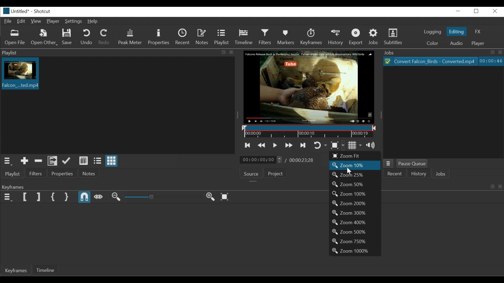 The width and height of the screenshot is (504, 283). I want to click on Recent, so click(183, 37).